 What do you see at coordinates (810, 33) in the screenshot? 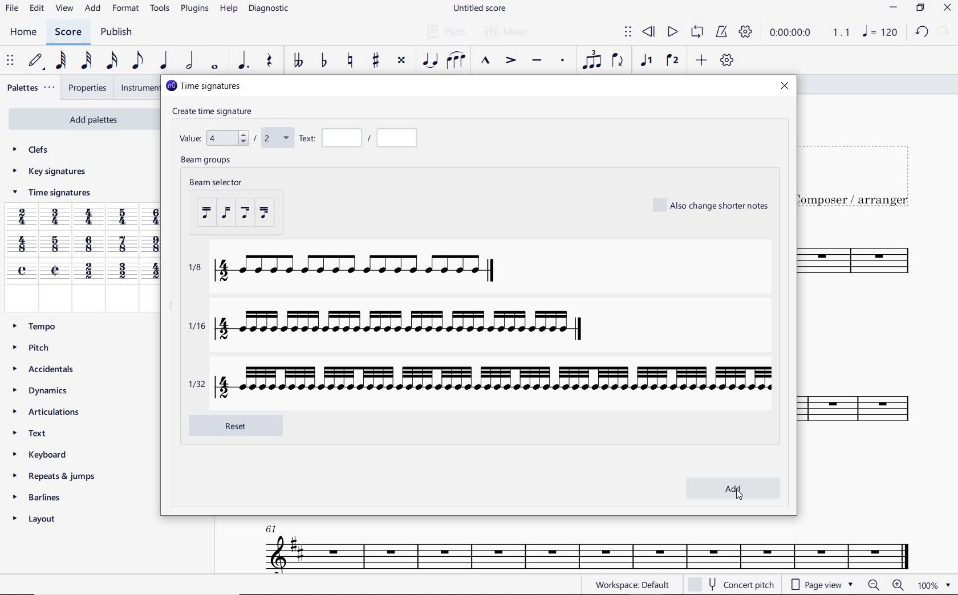
I see `PLAY SPEED` at bounding box center [810, 33].